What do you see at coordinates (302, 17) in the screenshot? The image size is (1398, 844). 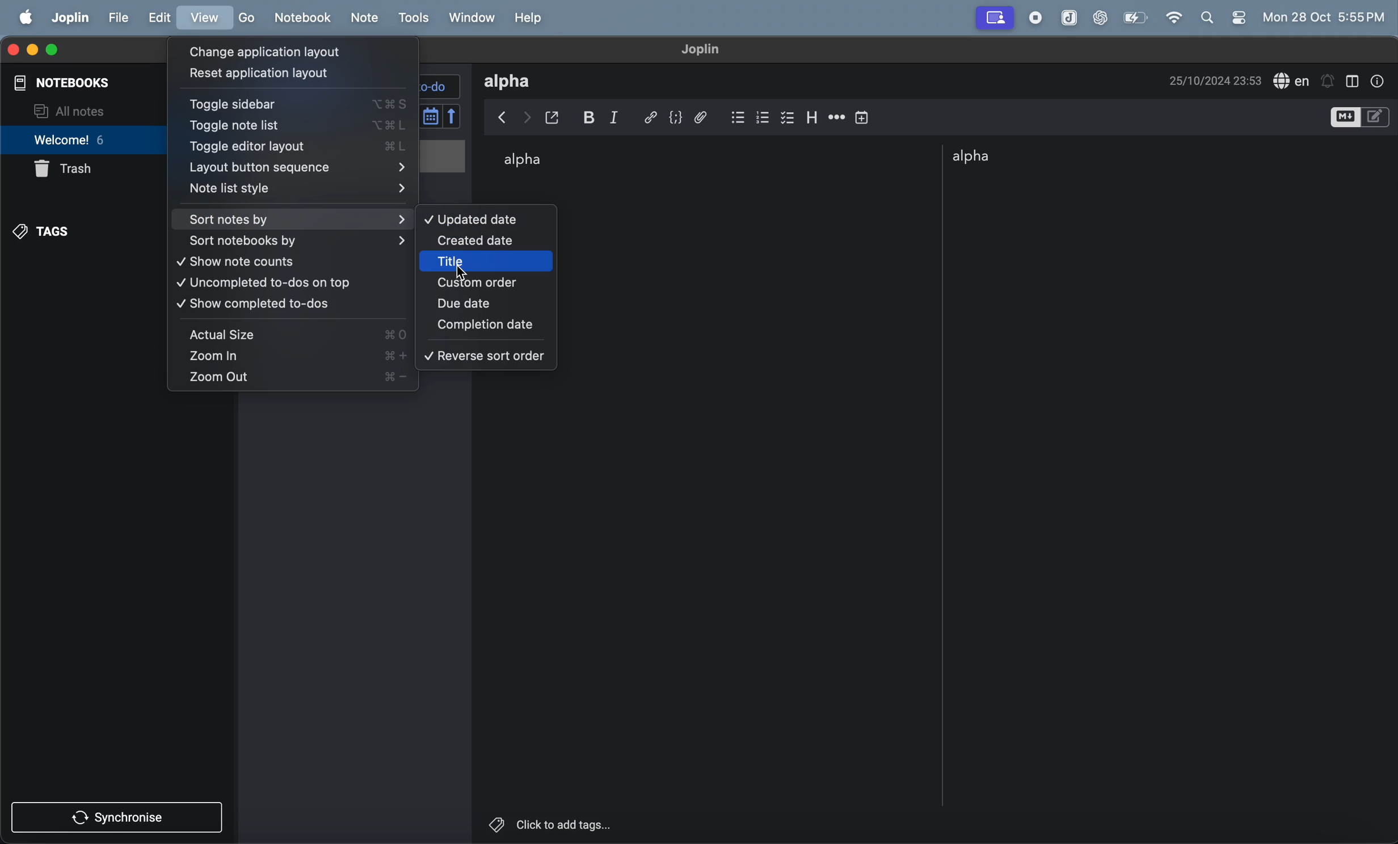 I see `note book` at bounding box center [302, 17].